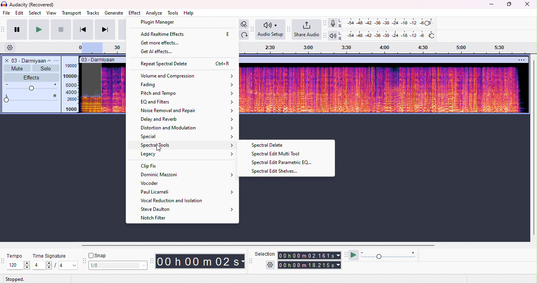  I want to click on volume and compression, so click(188, 76).